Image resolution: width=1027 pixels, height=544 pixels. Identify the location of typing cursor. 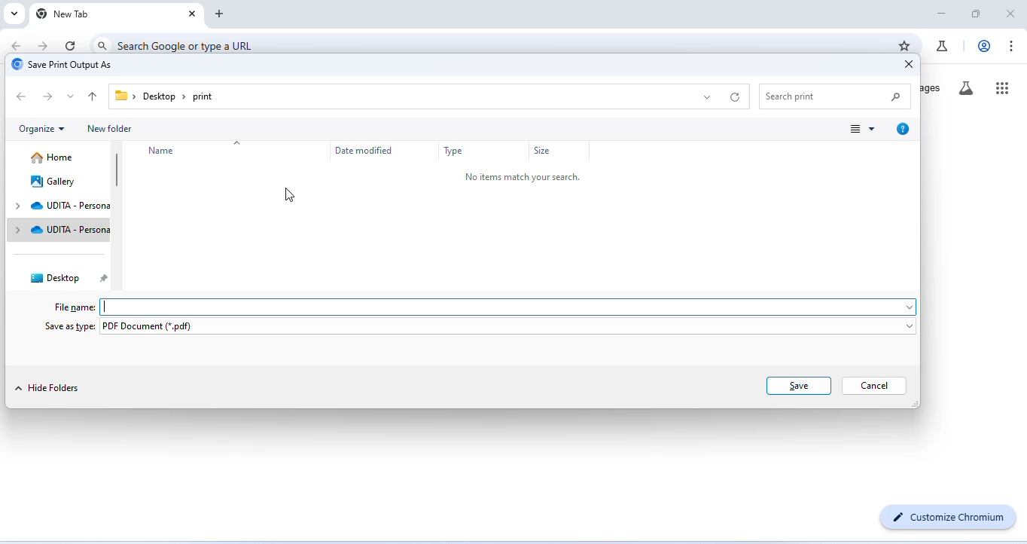
(107, 307).